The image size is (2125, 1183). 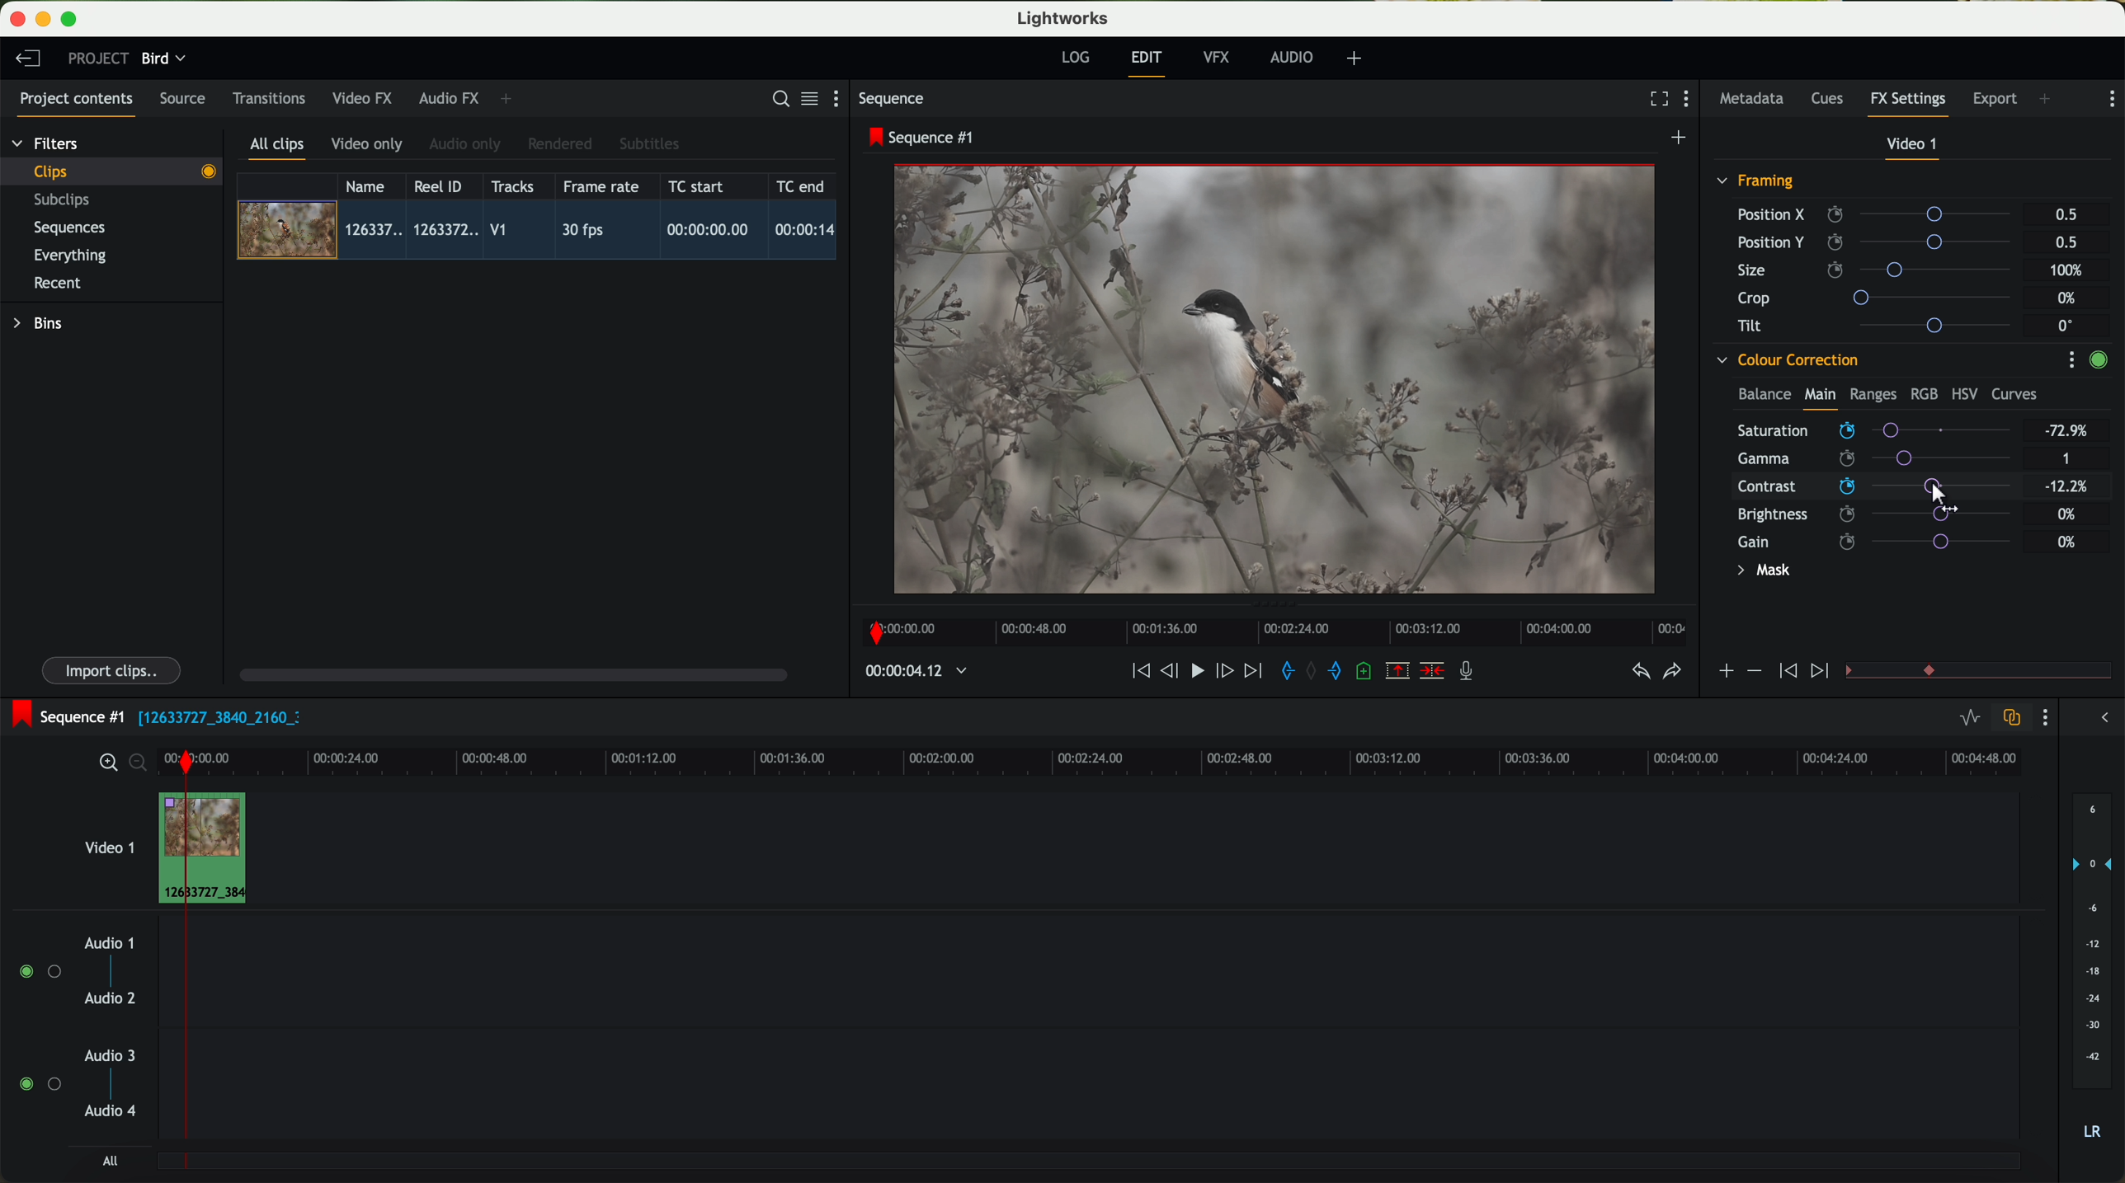 I want to click on video FX, so click(x=366, y=98).